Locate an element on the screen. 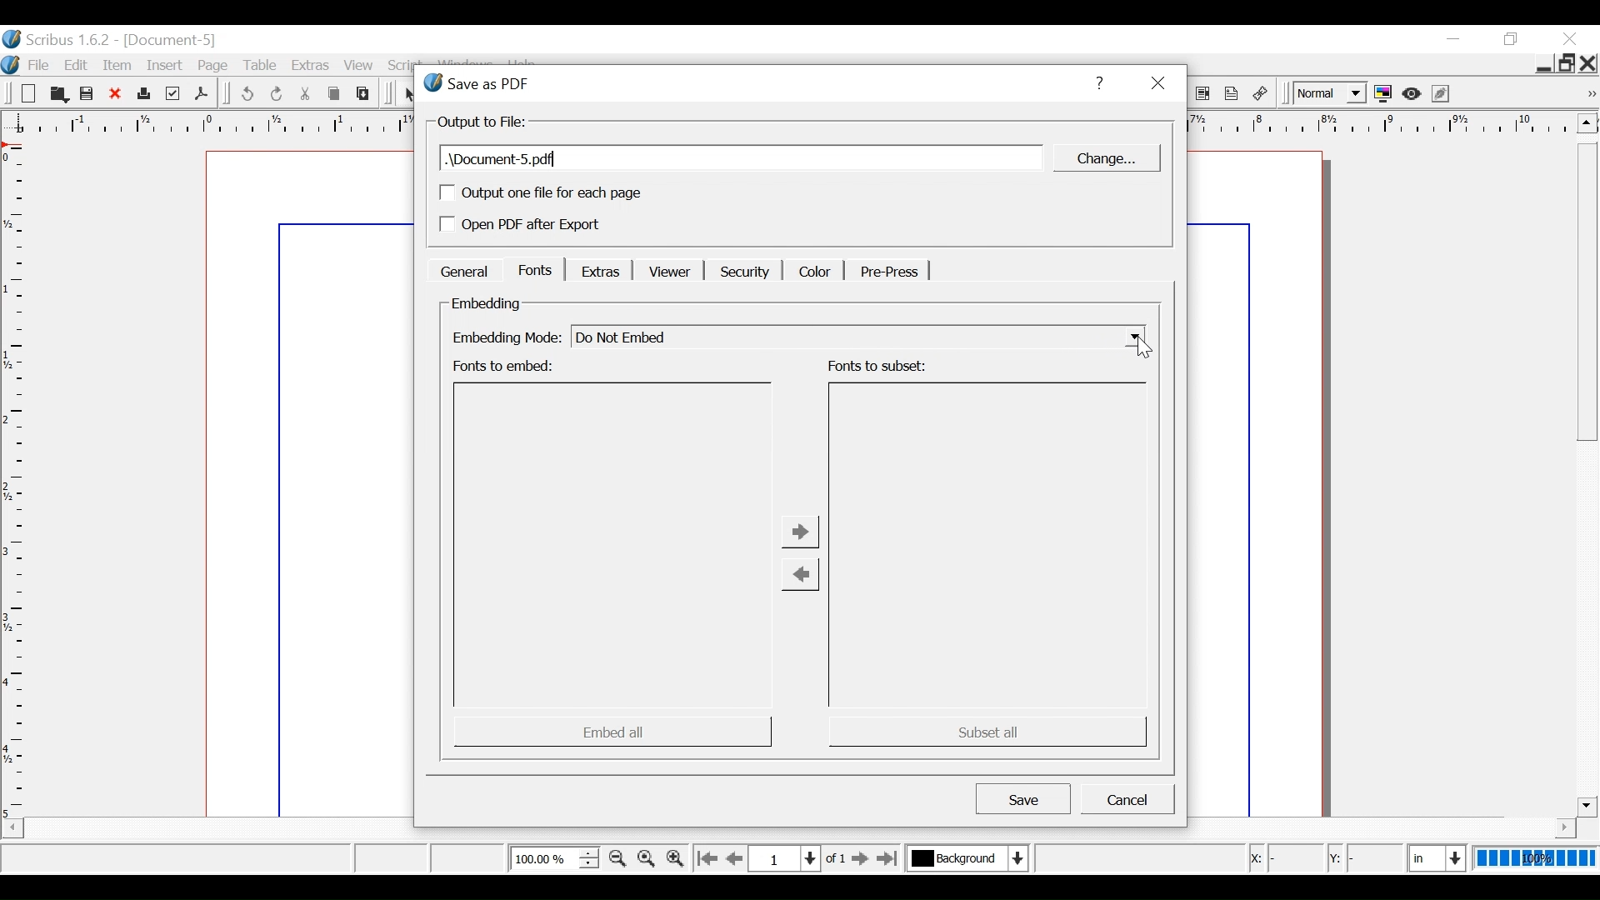 This screenshot has height=900, width=1600. General is located at coordinates (463, 270).